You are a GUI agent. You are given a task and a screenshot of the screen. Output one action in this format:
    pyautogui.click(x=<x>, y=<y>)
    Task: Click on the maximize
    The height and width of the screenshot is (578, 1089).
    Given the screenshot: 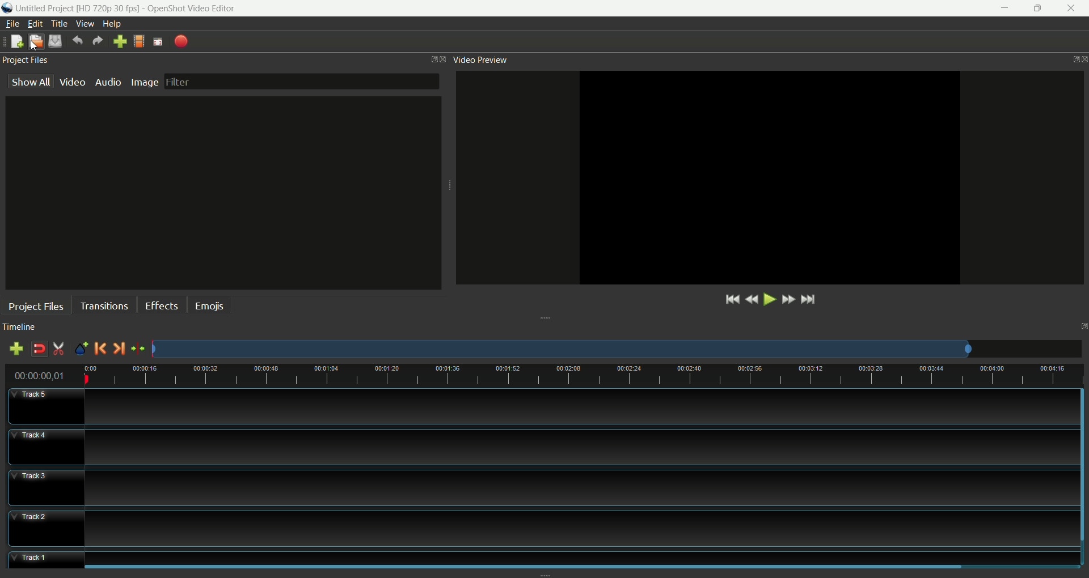 What is the action you would take?
    pyautogui.click(x=1039, y=8)
    